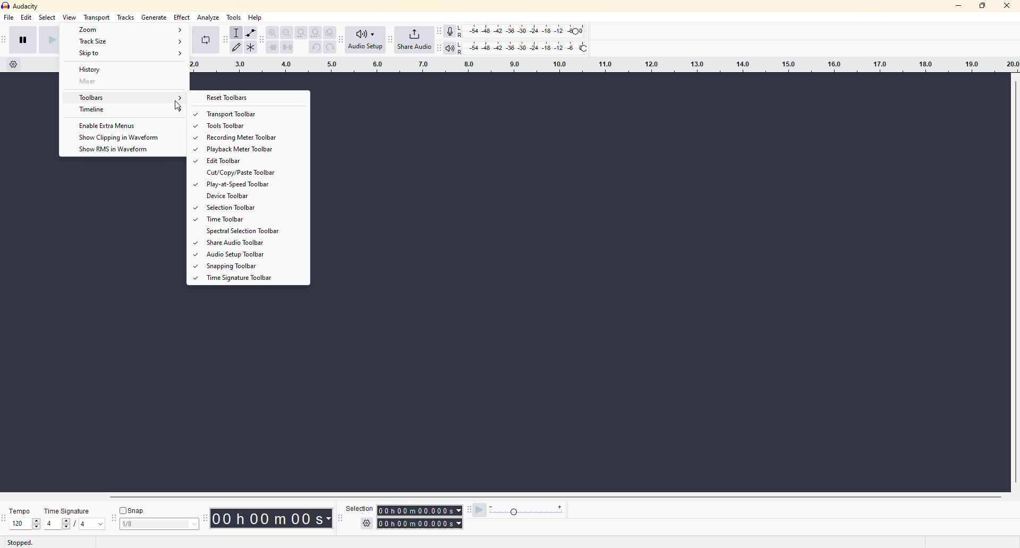 Image resolution: width=1020 pixels, height=548 pixels. I want to click on 120, so click(16, 524).